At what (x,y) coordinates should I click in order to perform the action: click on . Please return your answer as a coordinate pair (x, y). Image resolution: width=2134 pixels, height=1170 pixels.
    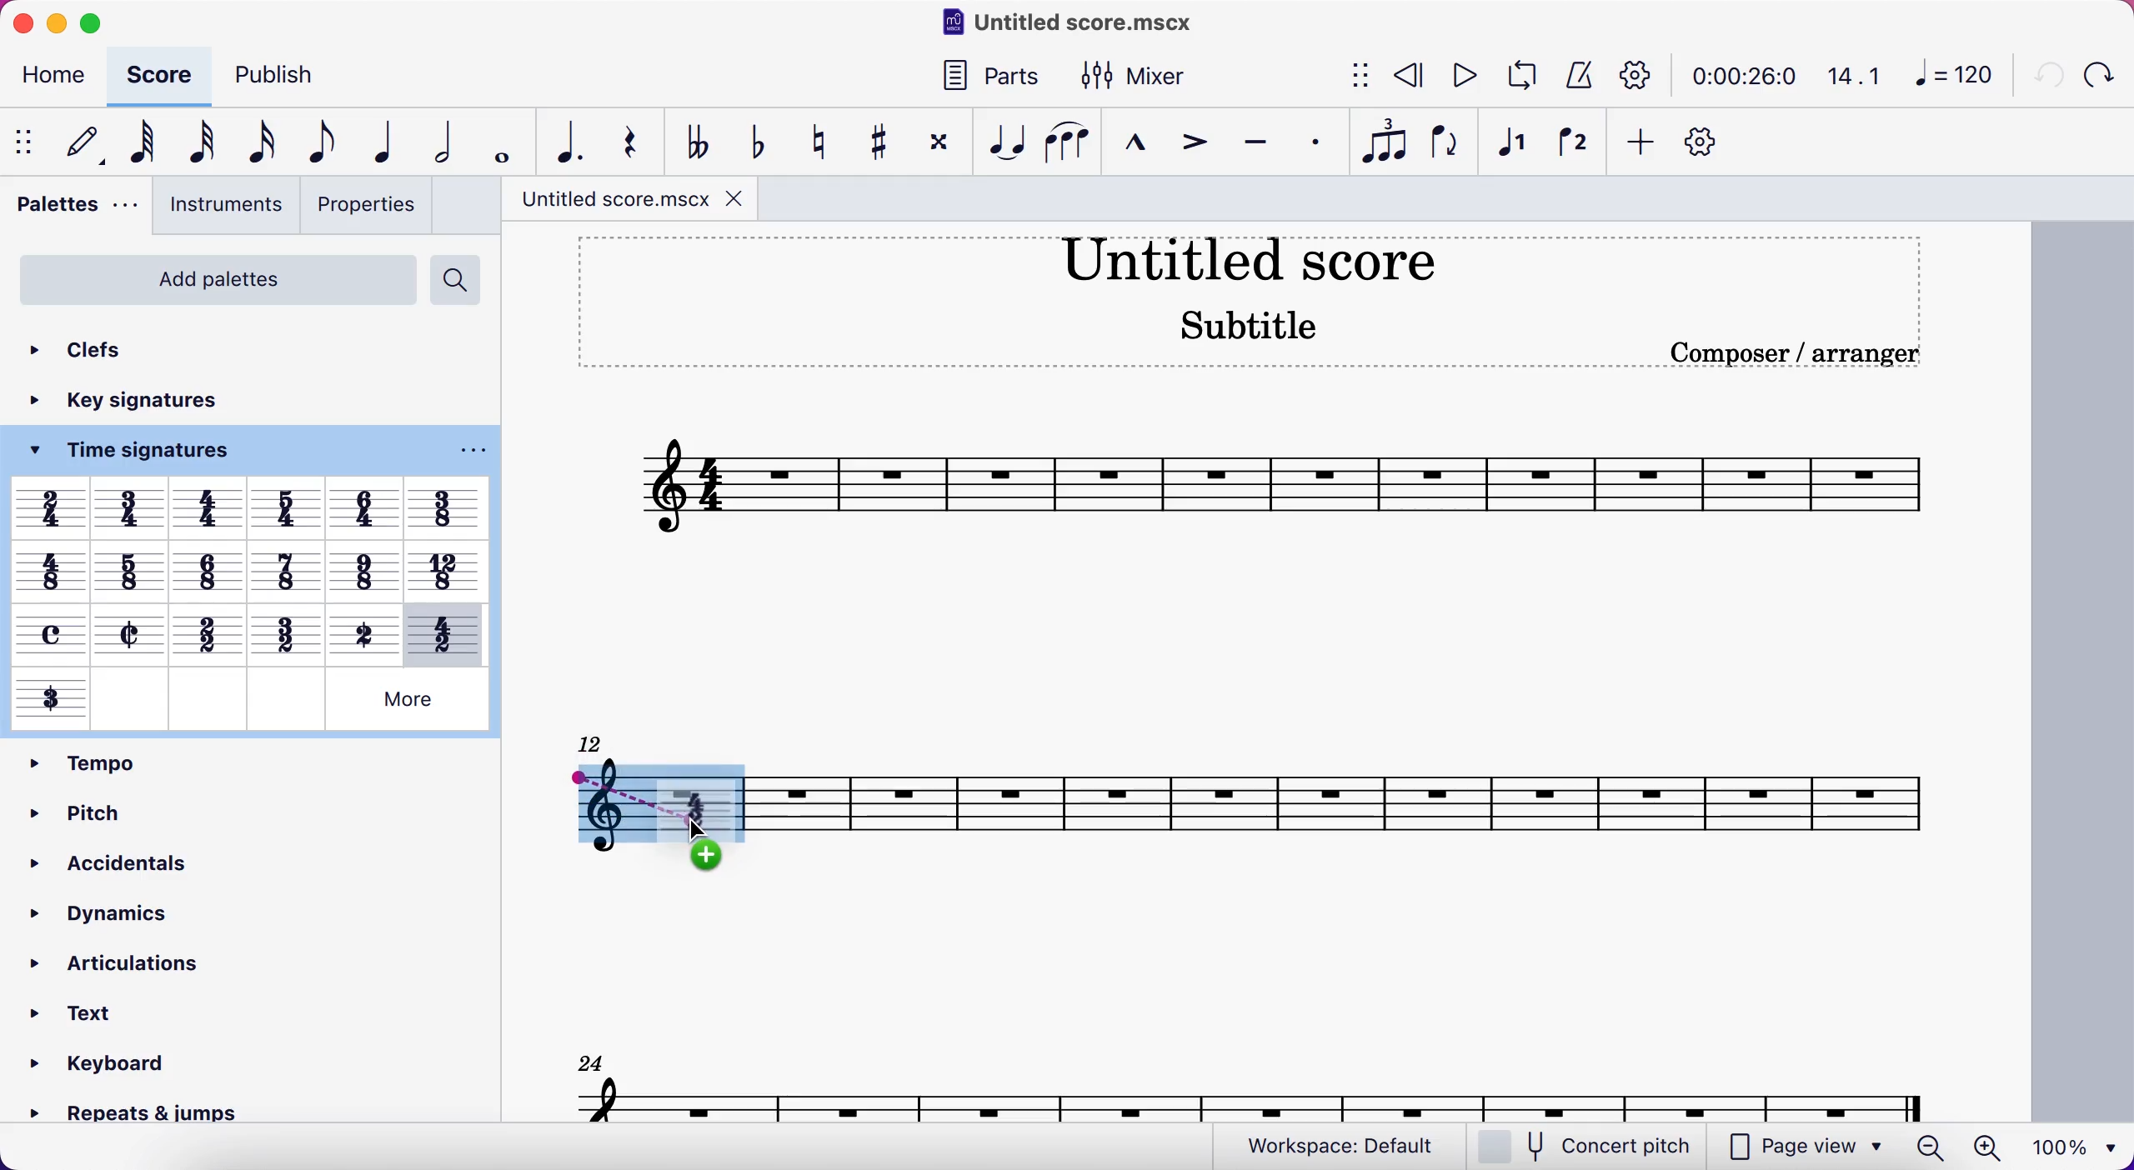
    Looking at the image, I should click on (446, 567).